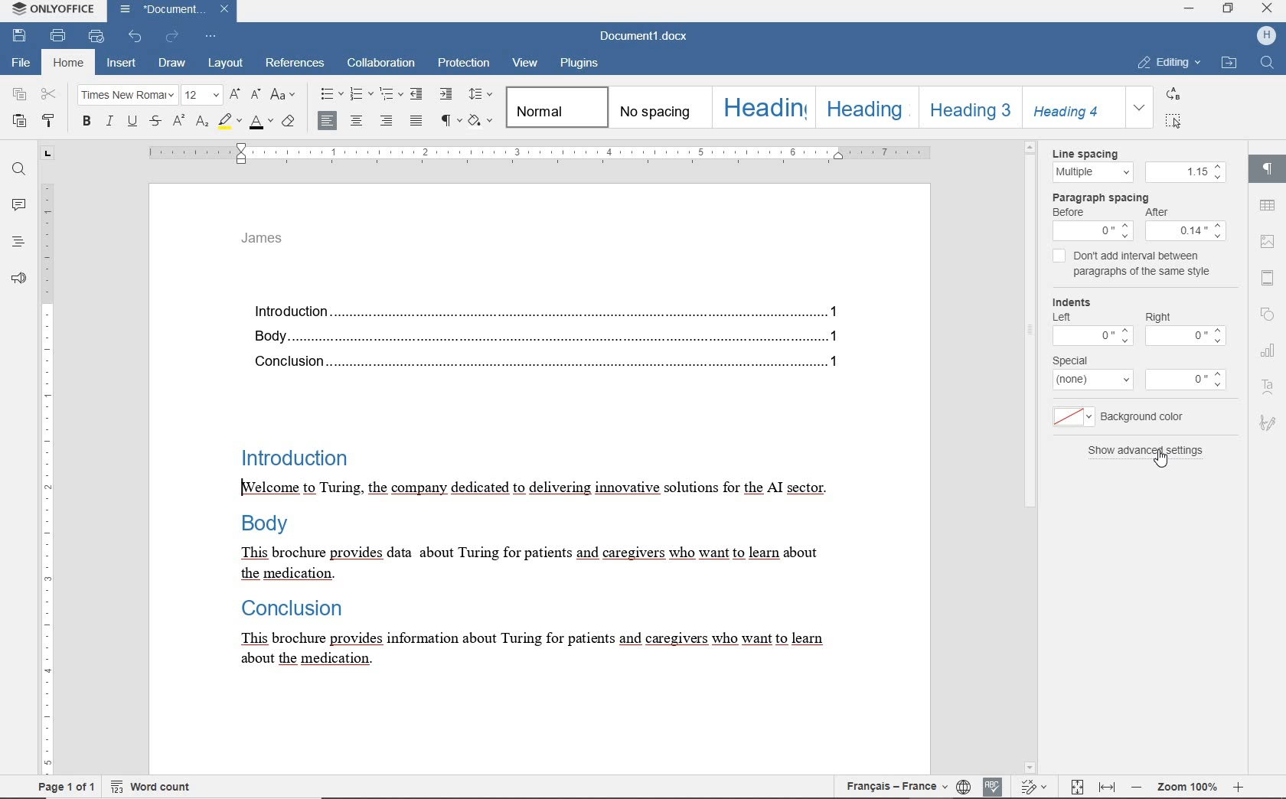 The width and height of the screenshot is (1286, 799). Describe the element at coordinates (224, 64) in the screenshot. I see `layout` at that location.